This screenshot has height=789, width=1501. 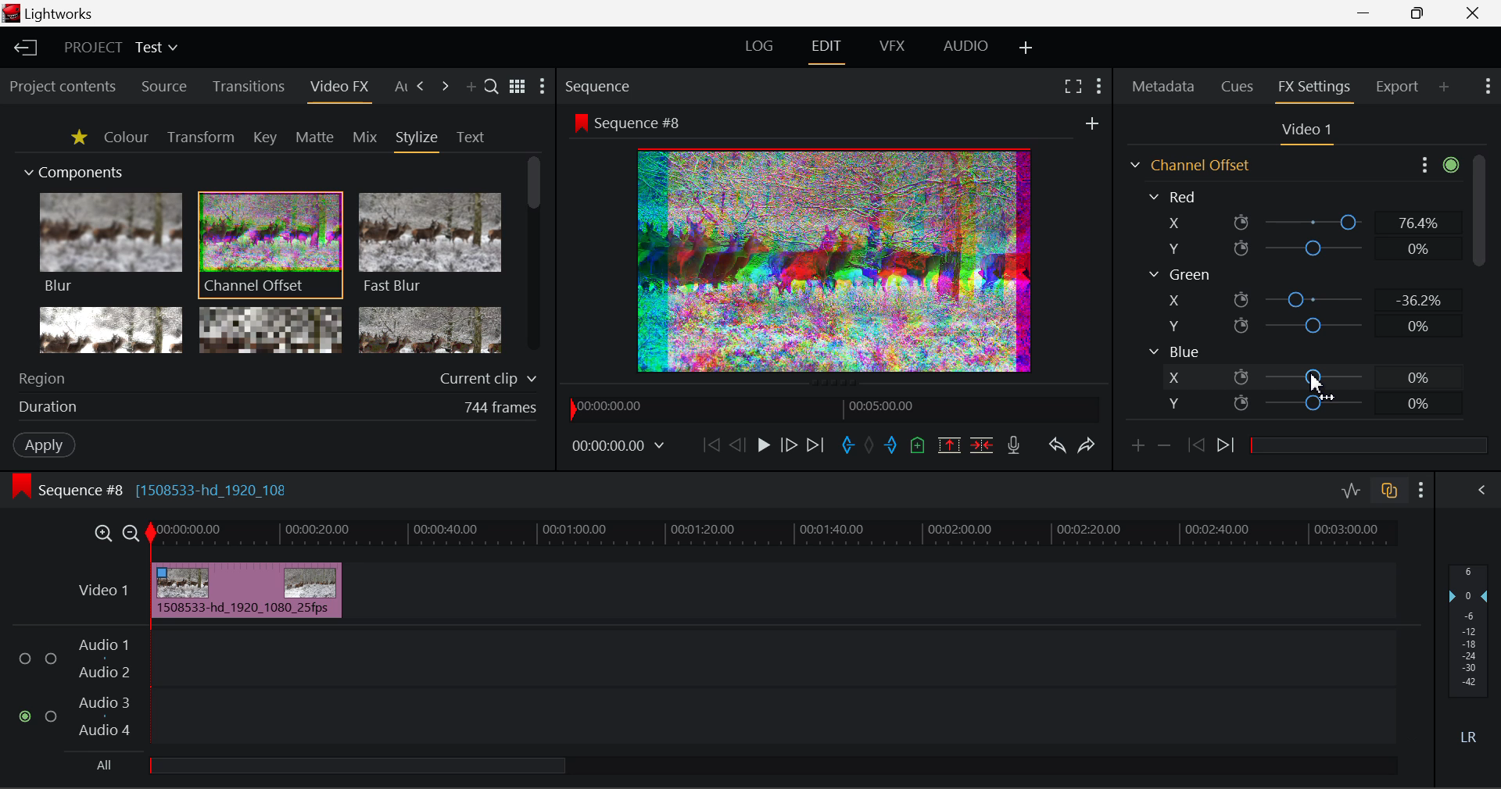 I want to click on Stylize Tab Open, so click(x=416, y=141).